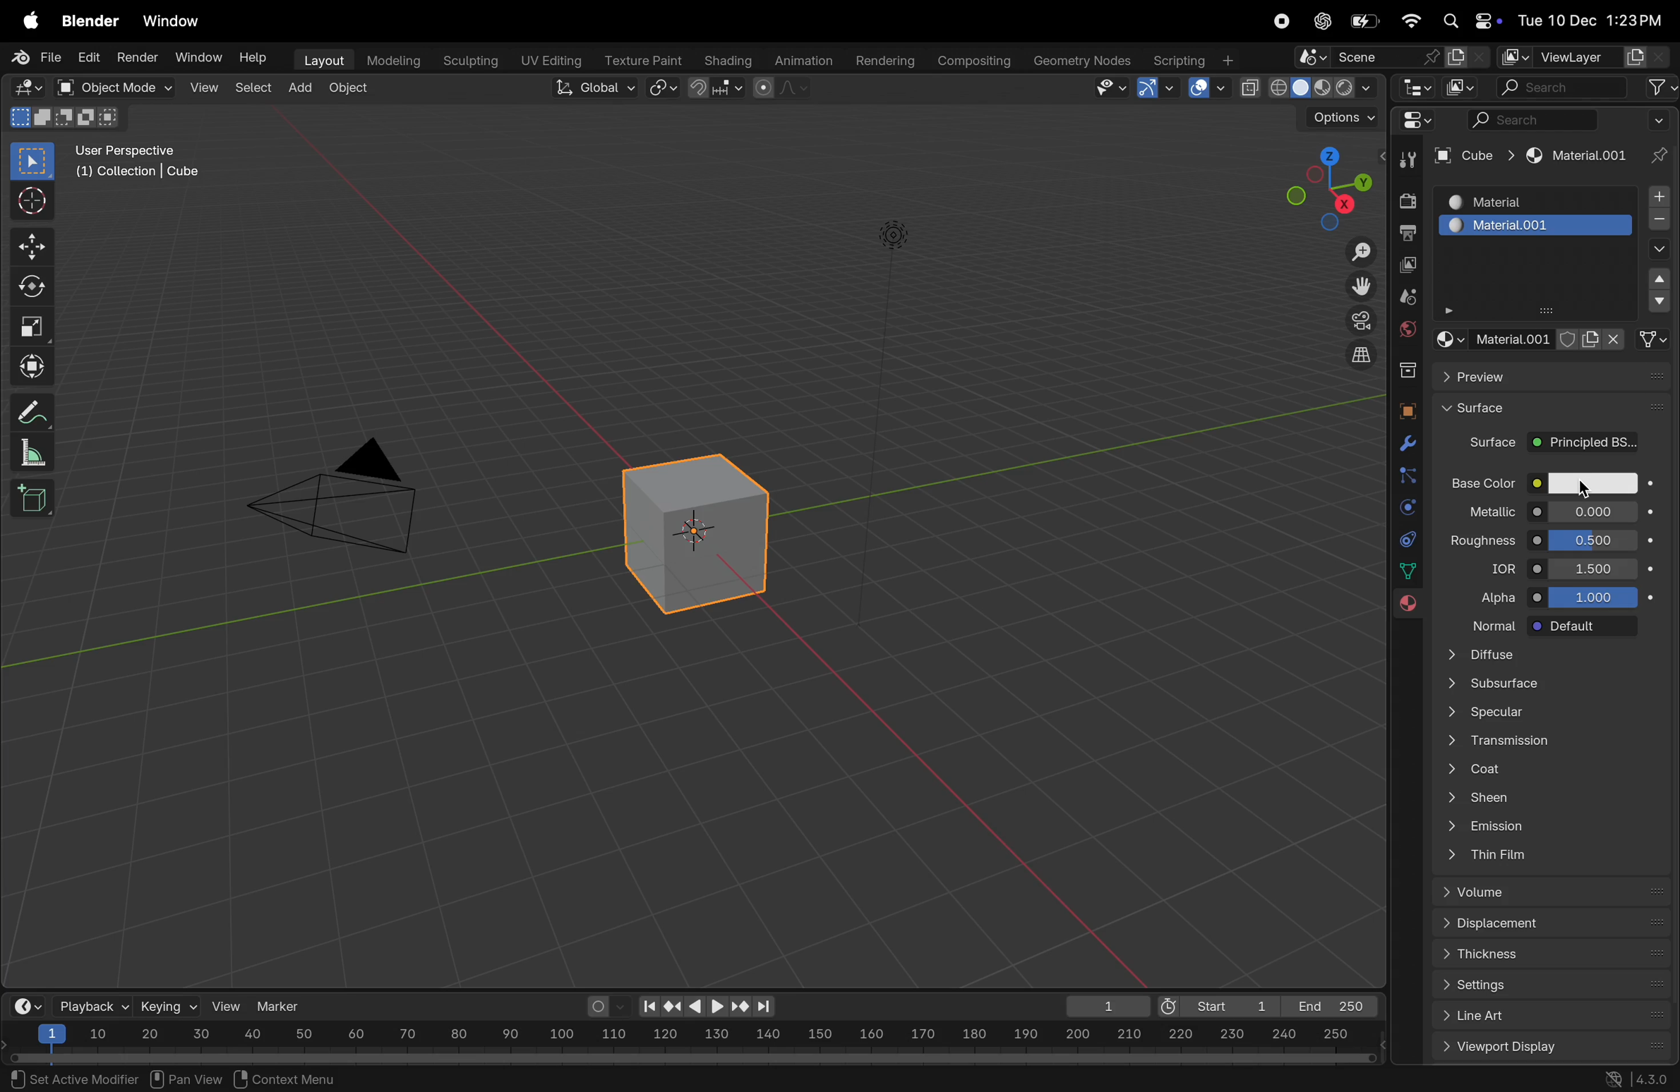 This screenshot has height=1092, width=1680. What do you see at coordinates (805, 59) in the screenshot?
I see `Animation` at bounding box center [805, 59].